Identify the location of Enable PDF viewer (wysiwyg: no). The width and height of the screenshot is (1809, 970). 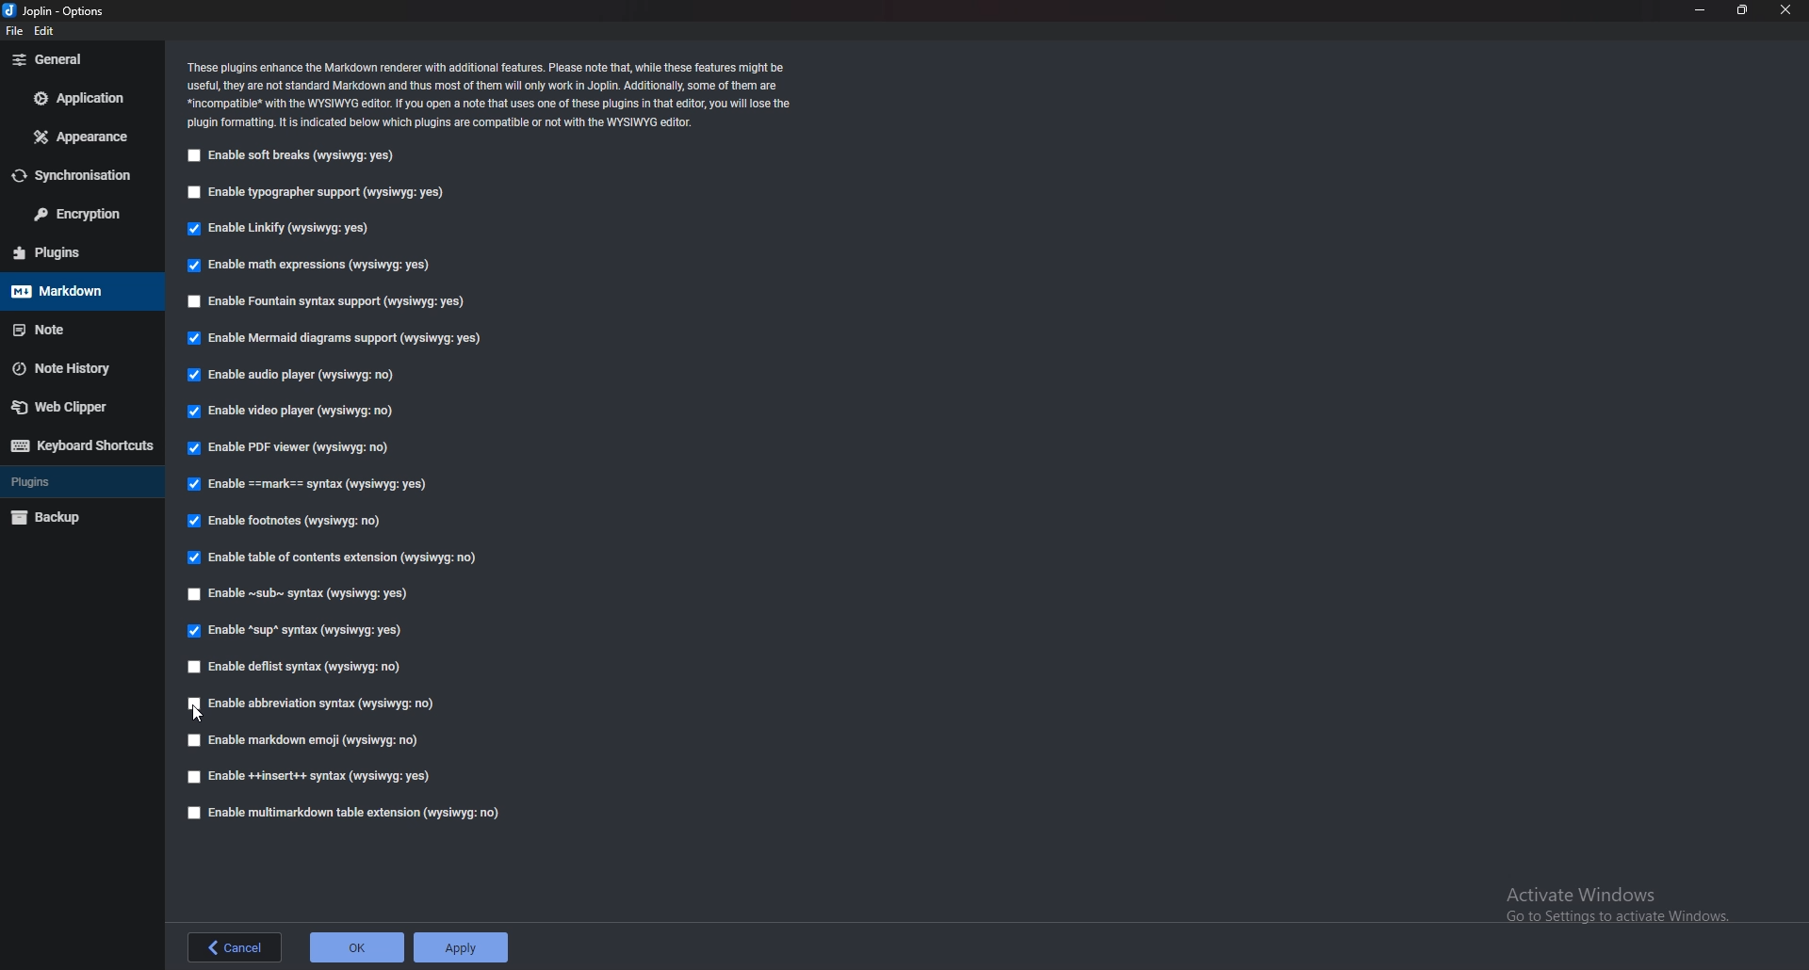
(299, 445).